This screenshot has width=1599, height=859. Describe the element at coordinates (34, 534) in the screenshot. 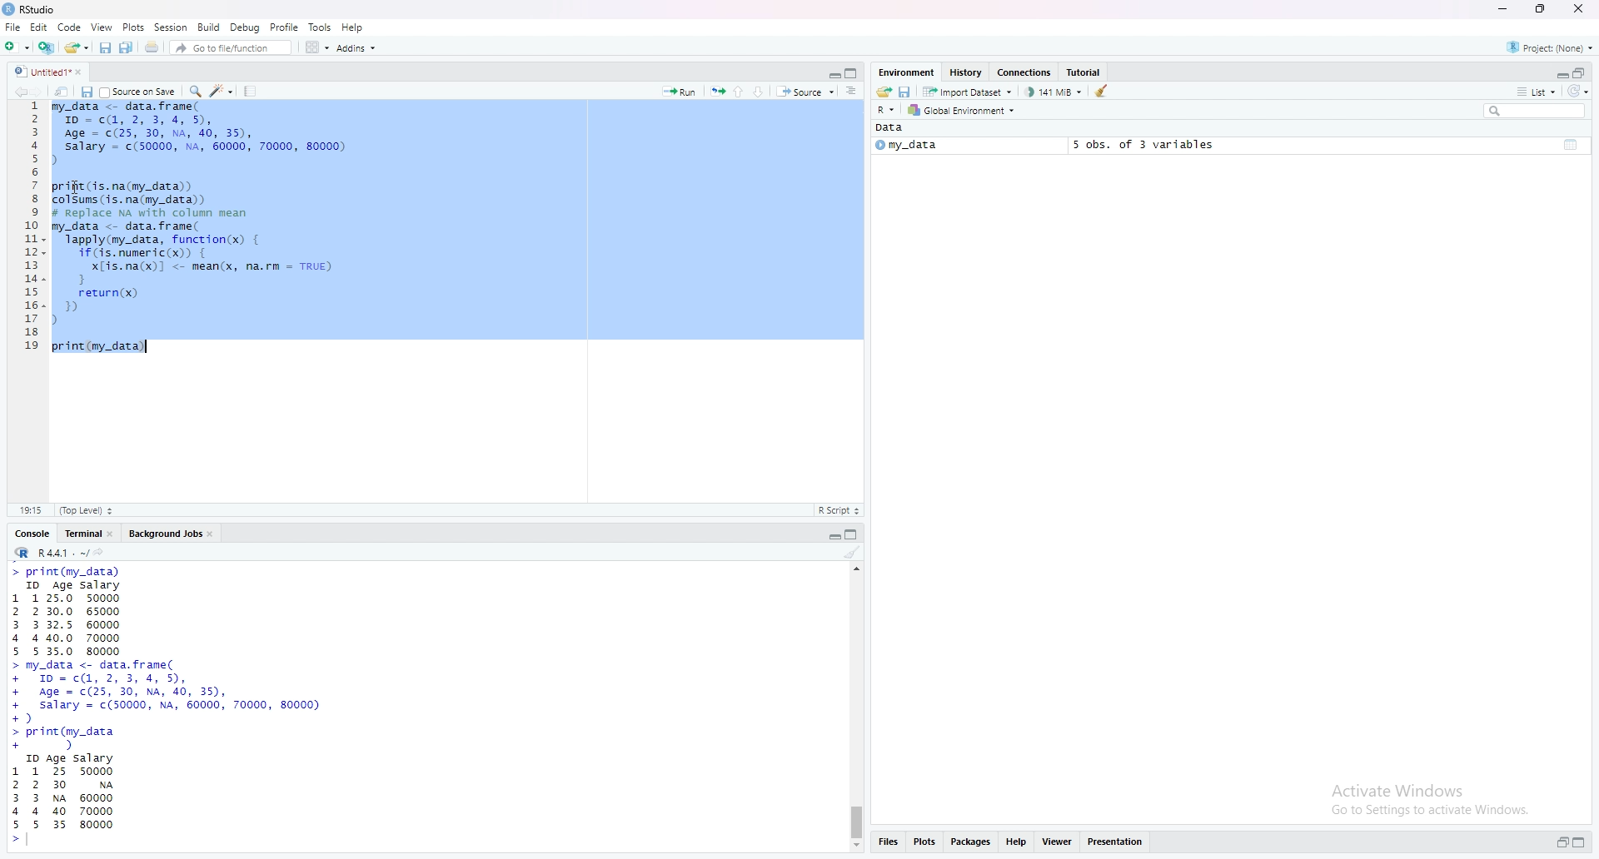

I see `console` at that location.